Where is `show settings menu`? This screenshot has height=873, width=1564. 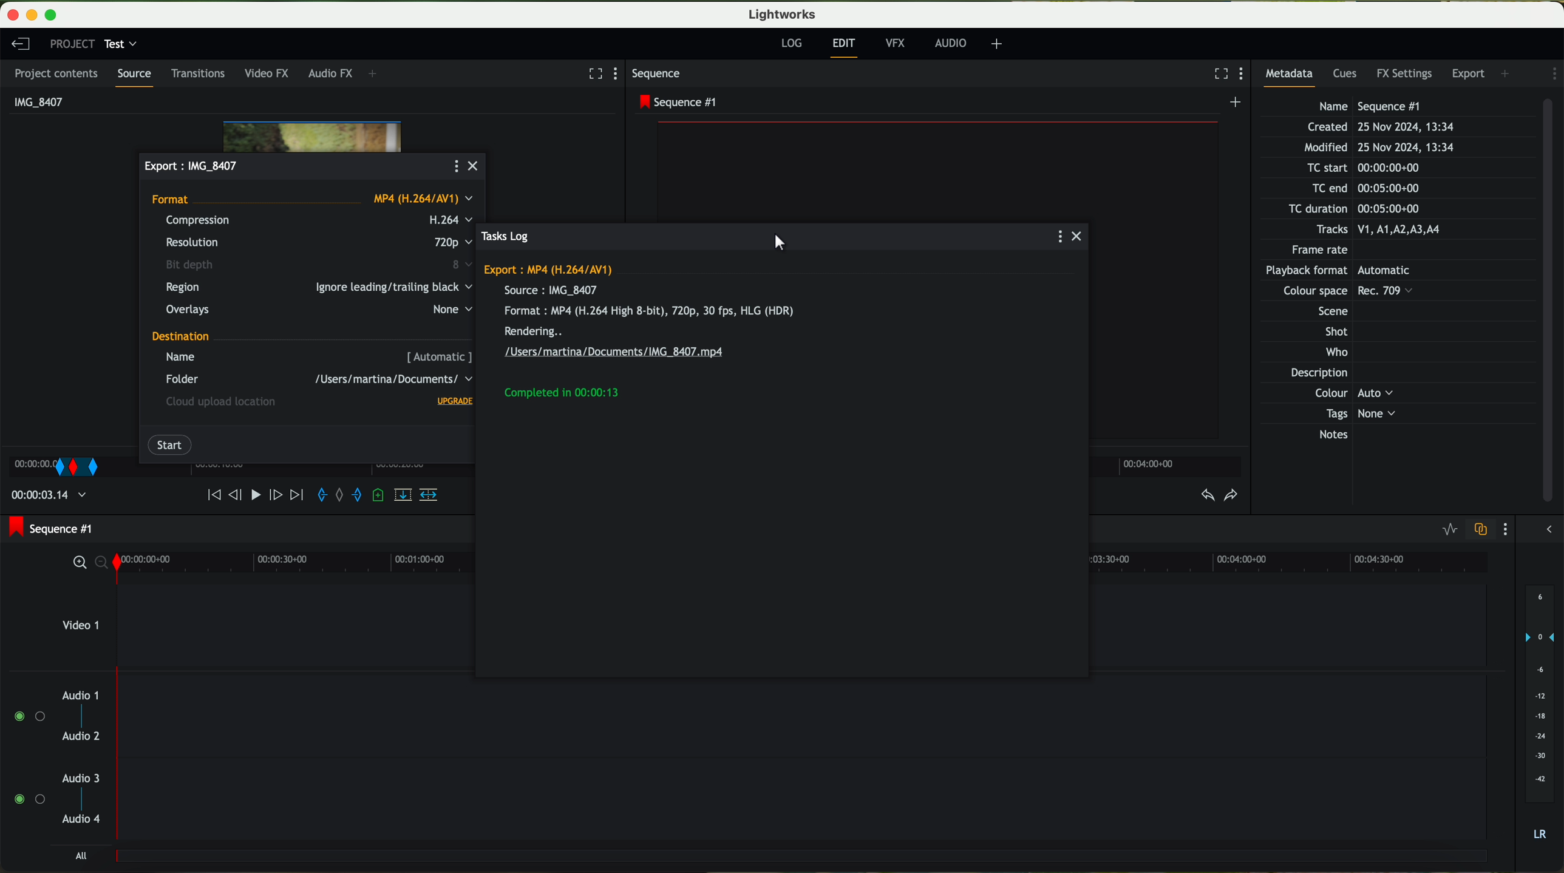
show settings menu is located at coordinates (620, 74).